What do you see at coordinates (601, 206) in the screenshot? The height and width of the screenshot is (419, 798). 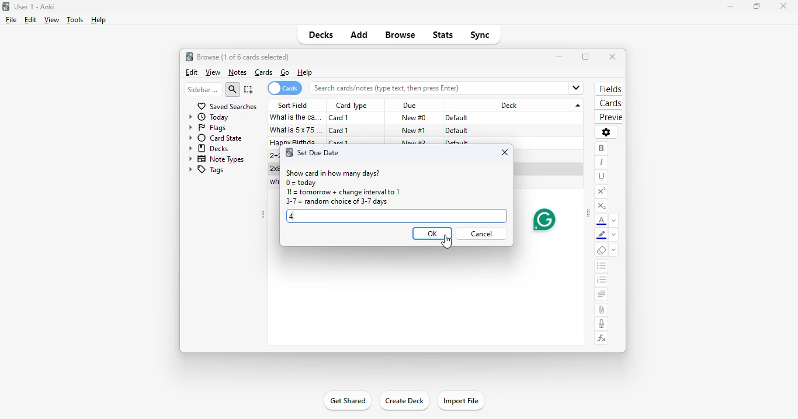 I see `subscript` at bounding box center [601, 206].